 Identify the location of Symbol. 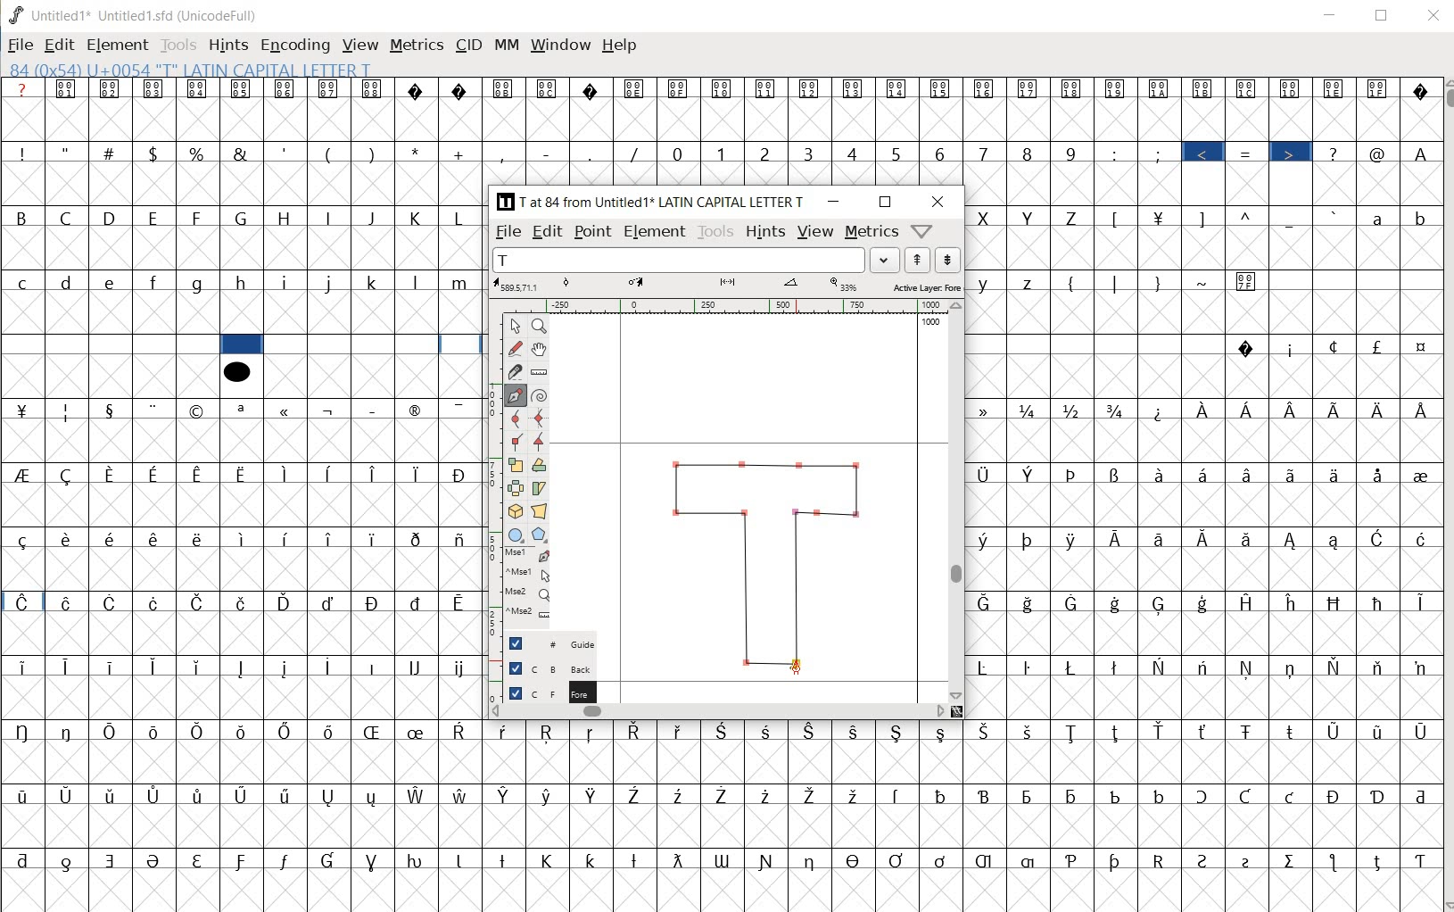
(1337, 602).